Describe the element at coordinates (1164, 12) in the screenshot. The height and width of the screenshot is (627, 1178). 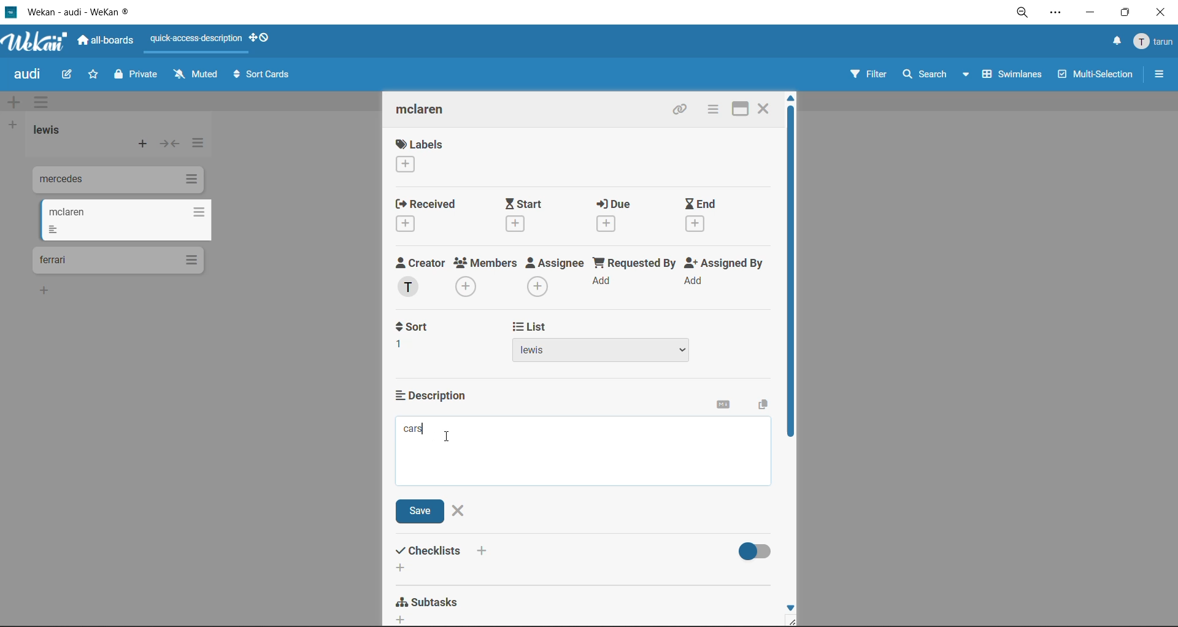
I see `close` at that location.